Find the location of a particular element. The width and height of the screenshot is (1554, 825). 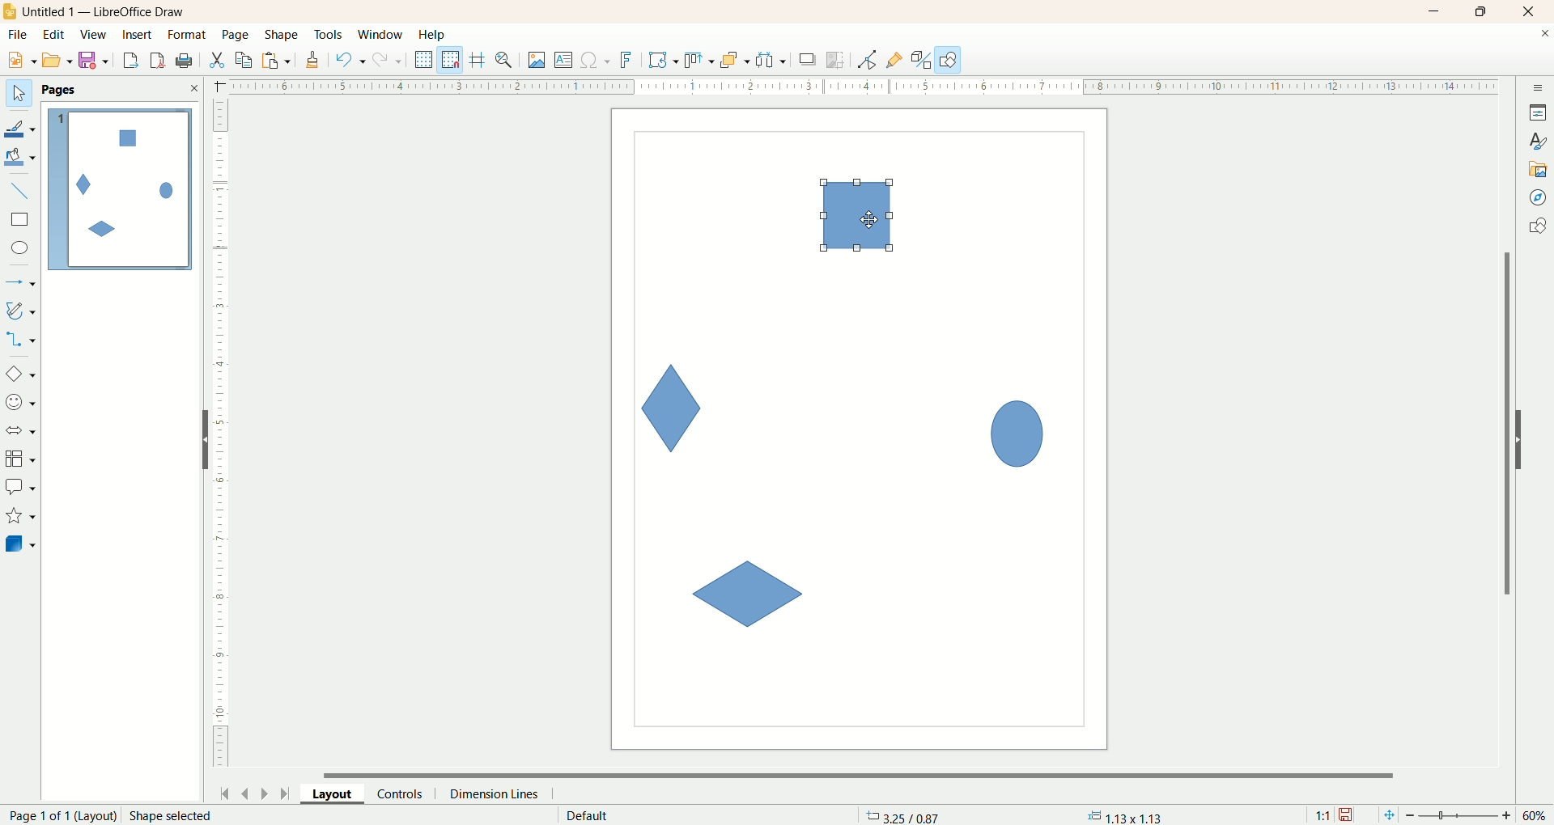

arrange is located at coordinates (736, 59).